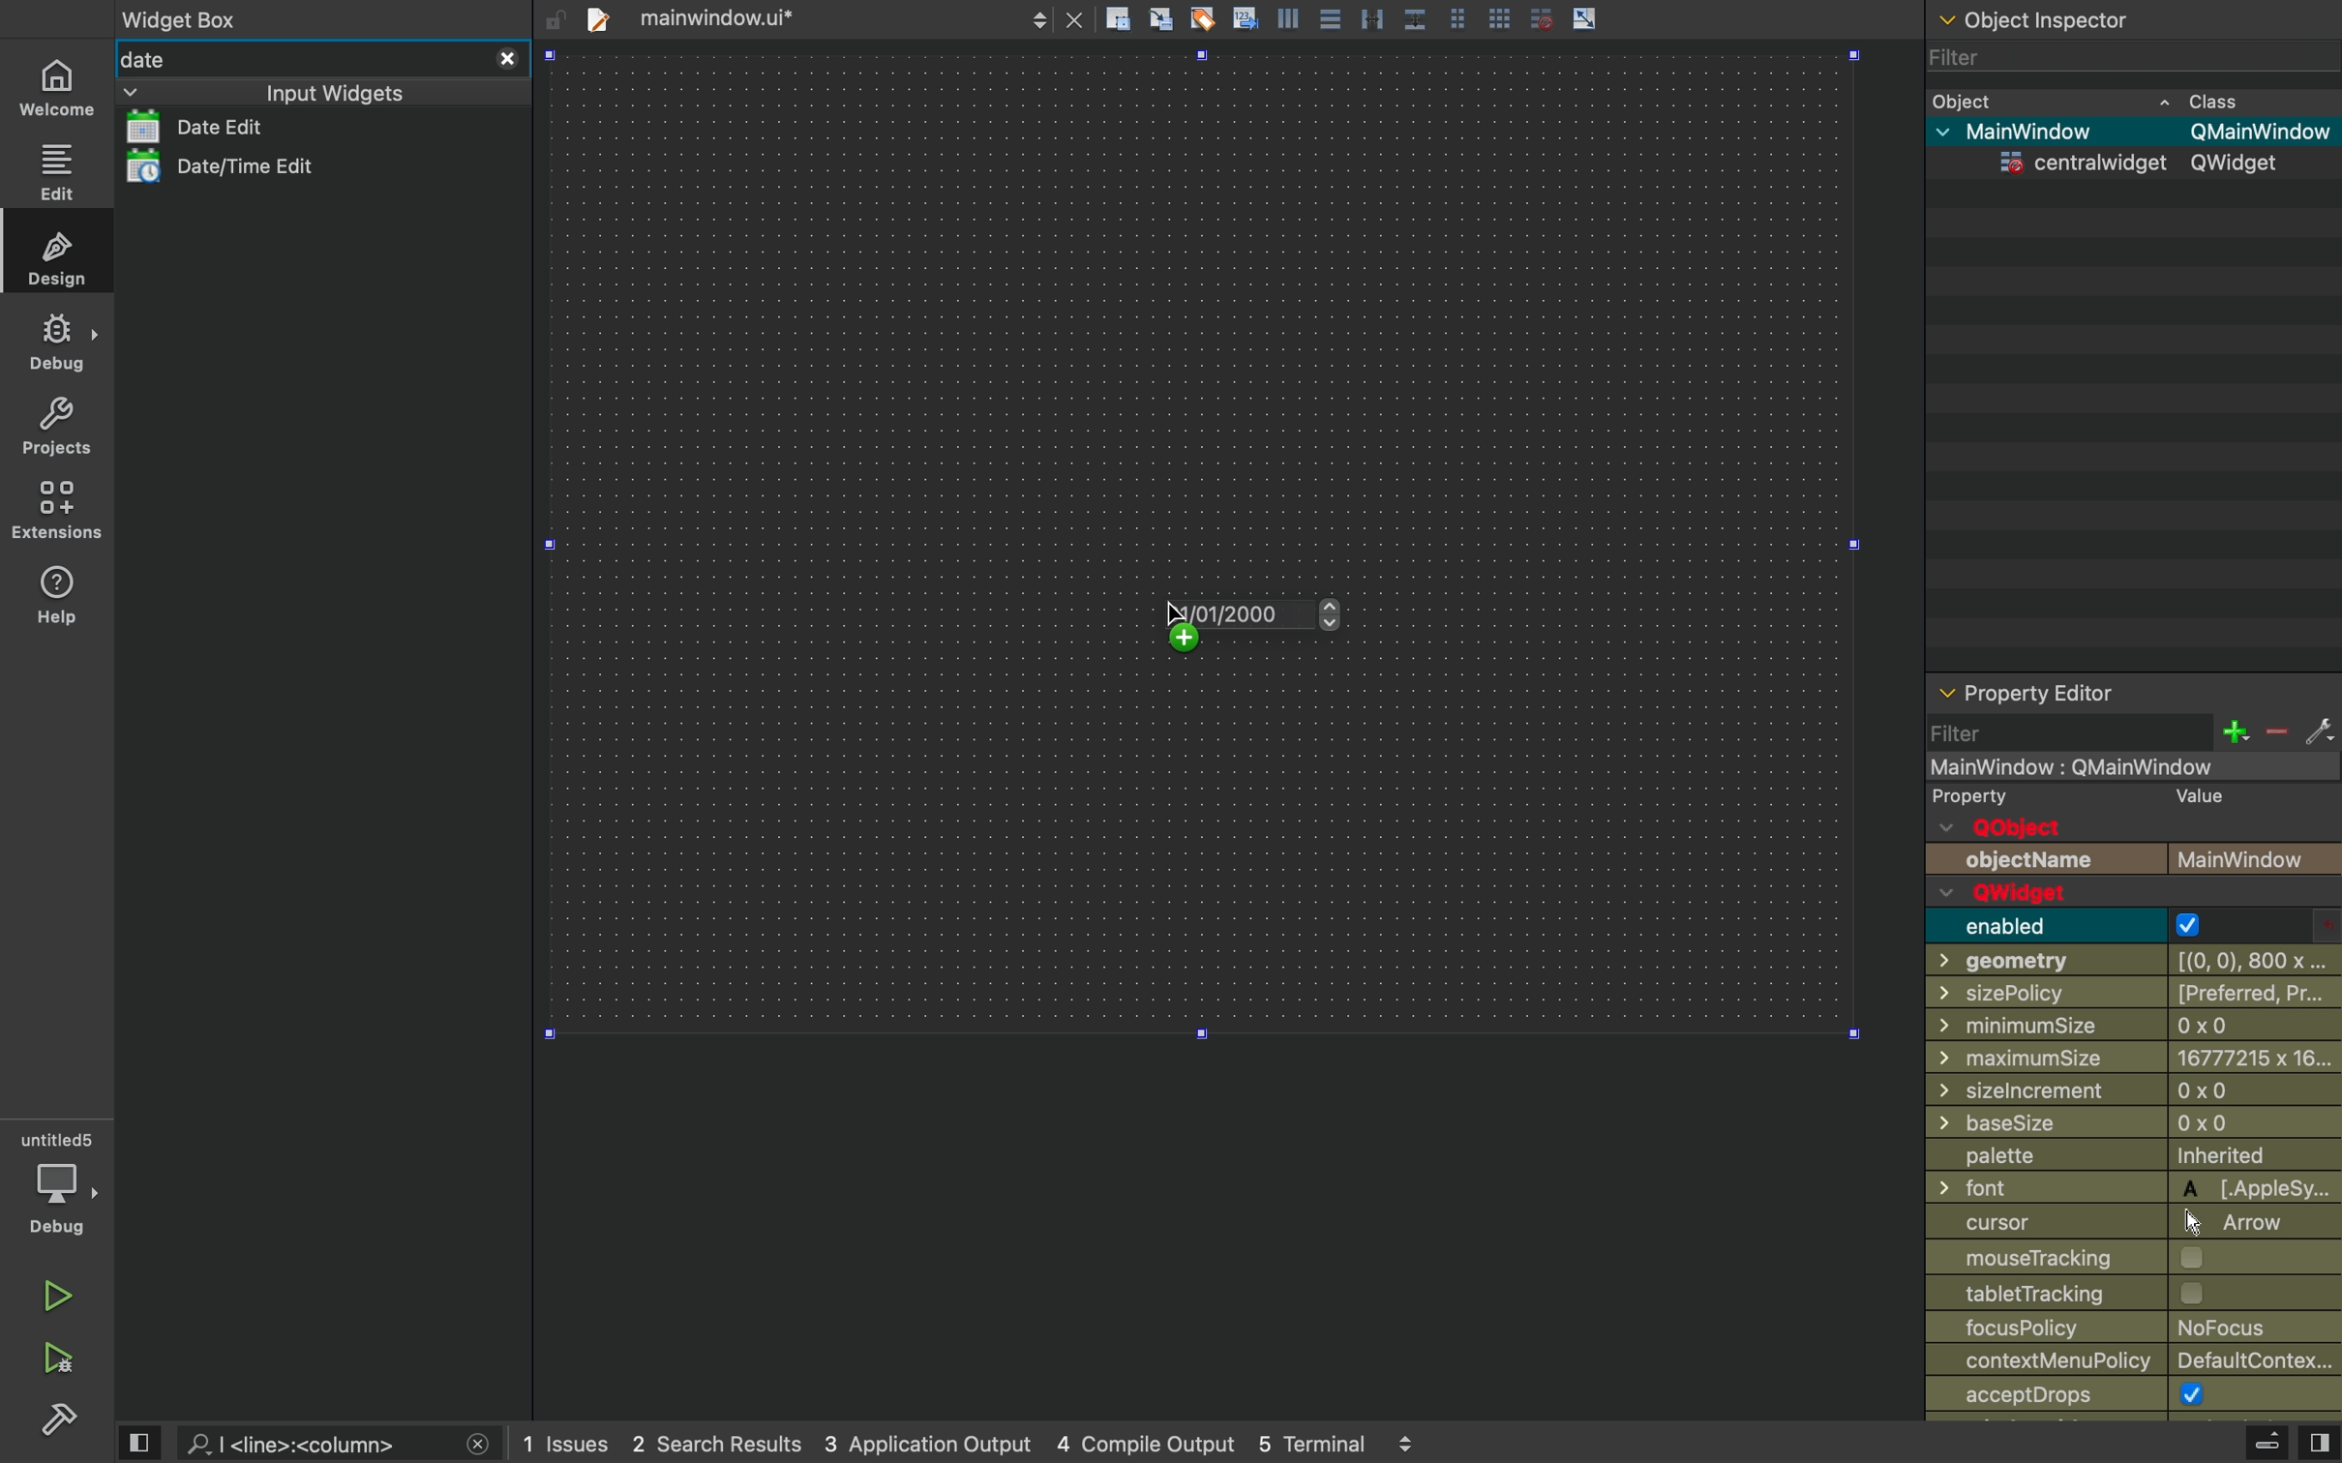  Describe the element at coordinates (301, 61) in the screenshot. I see `date` at that location.